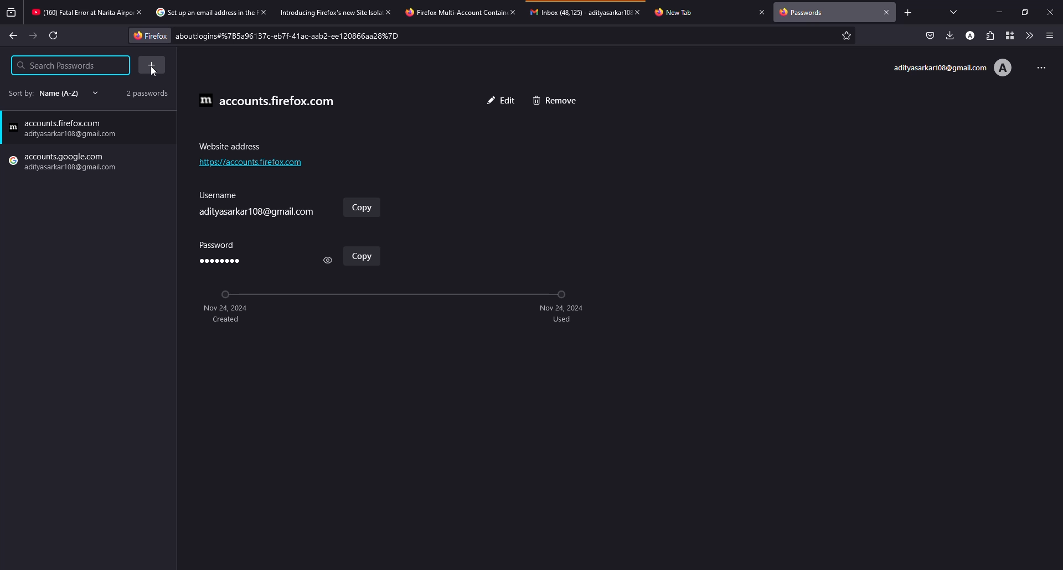  What do you see at coordinates (887, 11) in the screenshot?
I see `close` at bounding box center [887, 11].